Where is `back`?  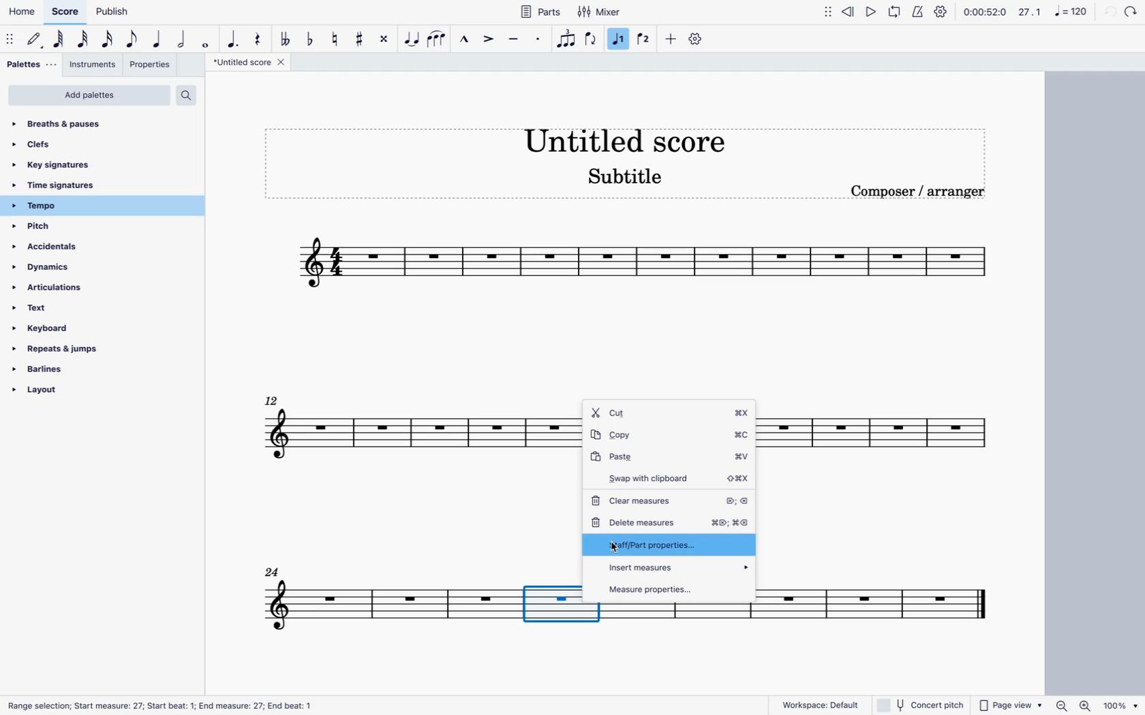
back is located at coordinates (1109, 12).